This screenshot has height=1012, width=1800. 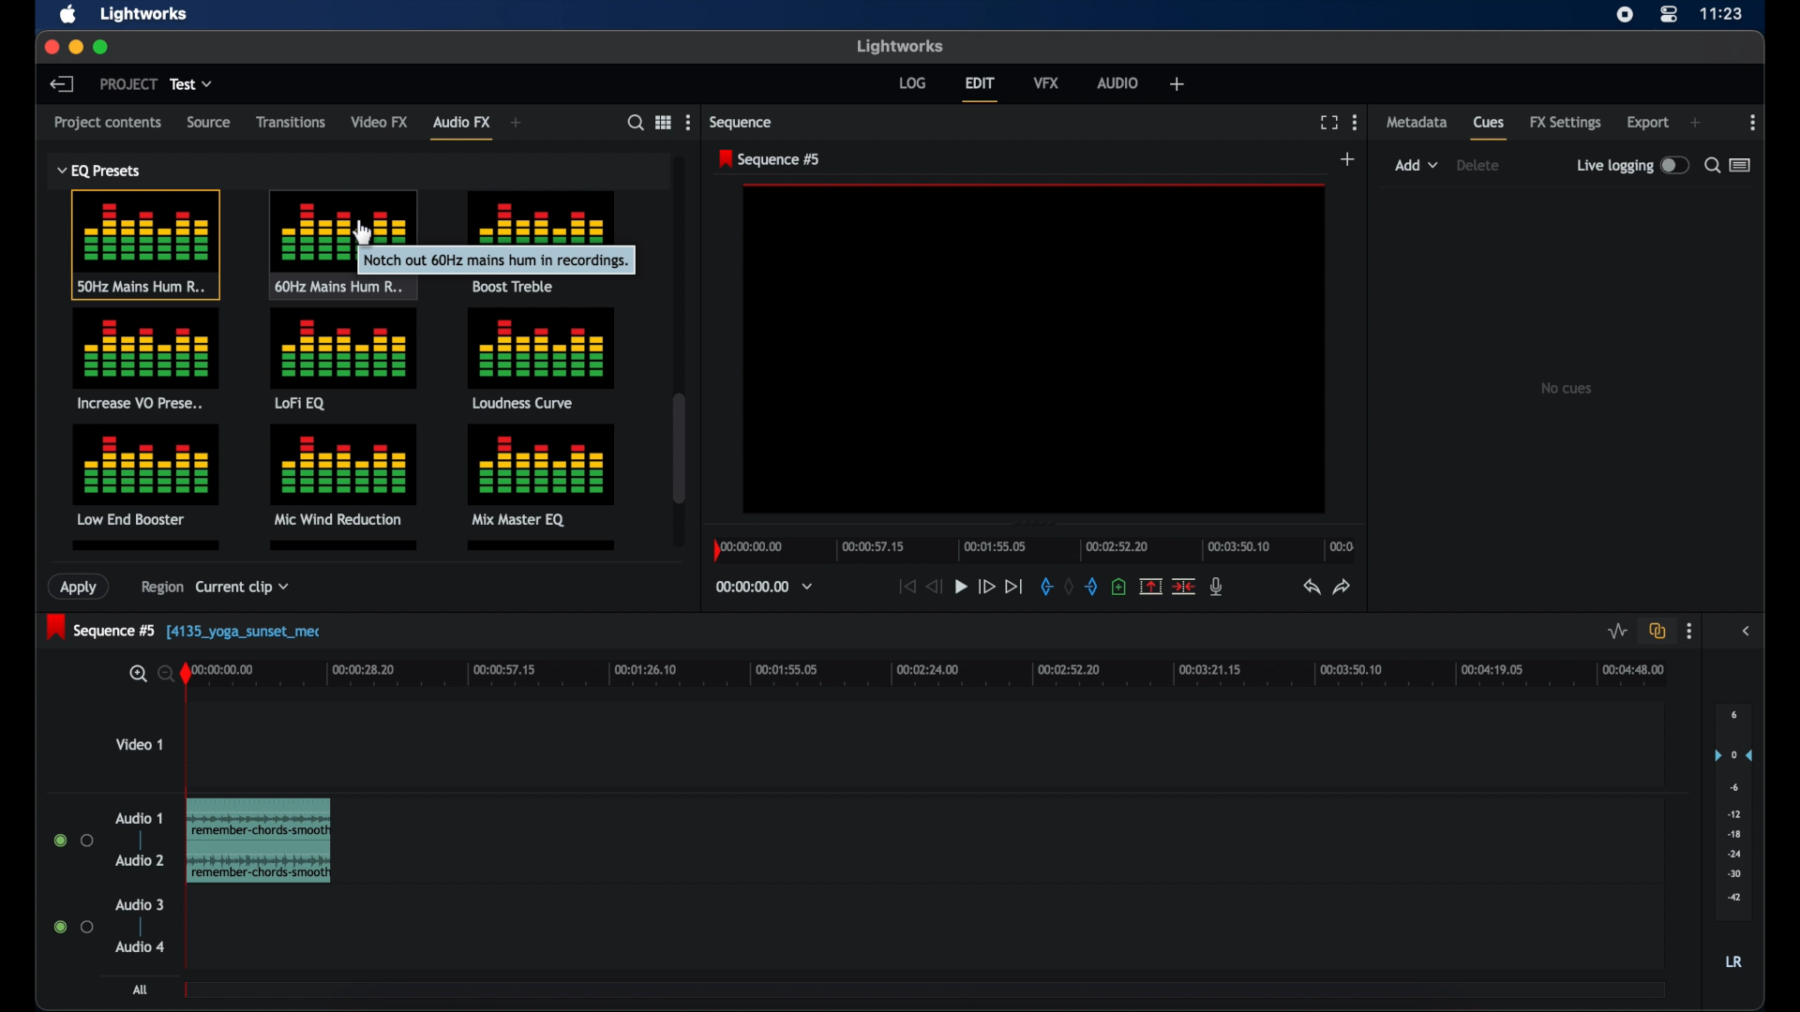 What do you see at coordinates (1490, 127) in the screenshot?
I see `cues` at bounding box center [1490, 127].